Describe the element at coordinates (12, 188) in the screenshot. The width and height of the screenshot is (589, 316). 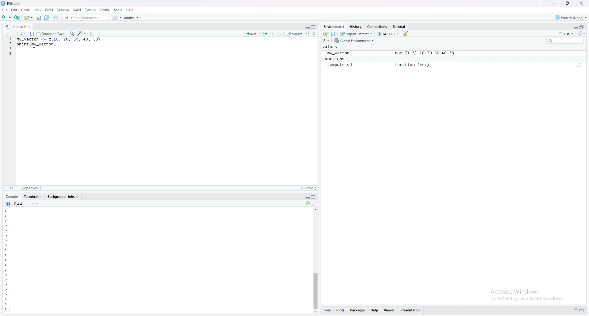
I see `3:1` at that location.